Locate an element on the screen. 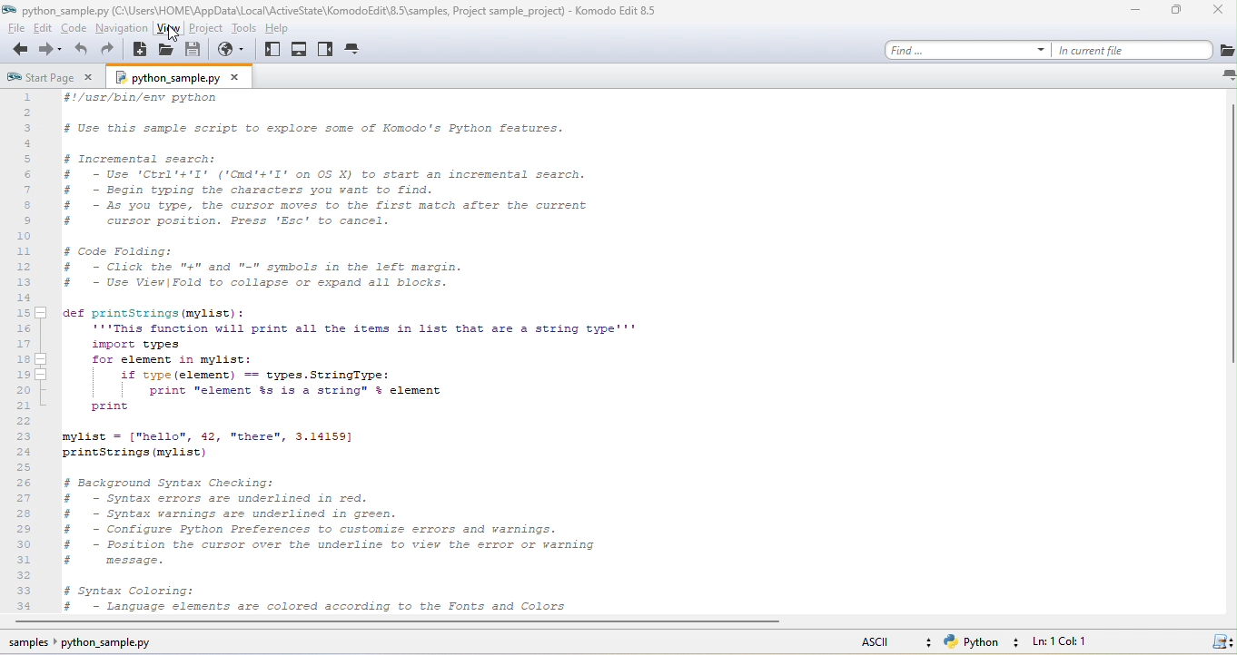 The height and width of the screenshot is (655, 1237). browser is located at coordinates (233, 54).